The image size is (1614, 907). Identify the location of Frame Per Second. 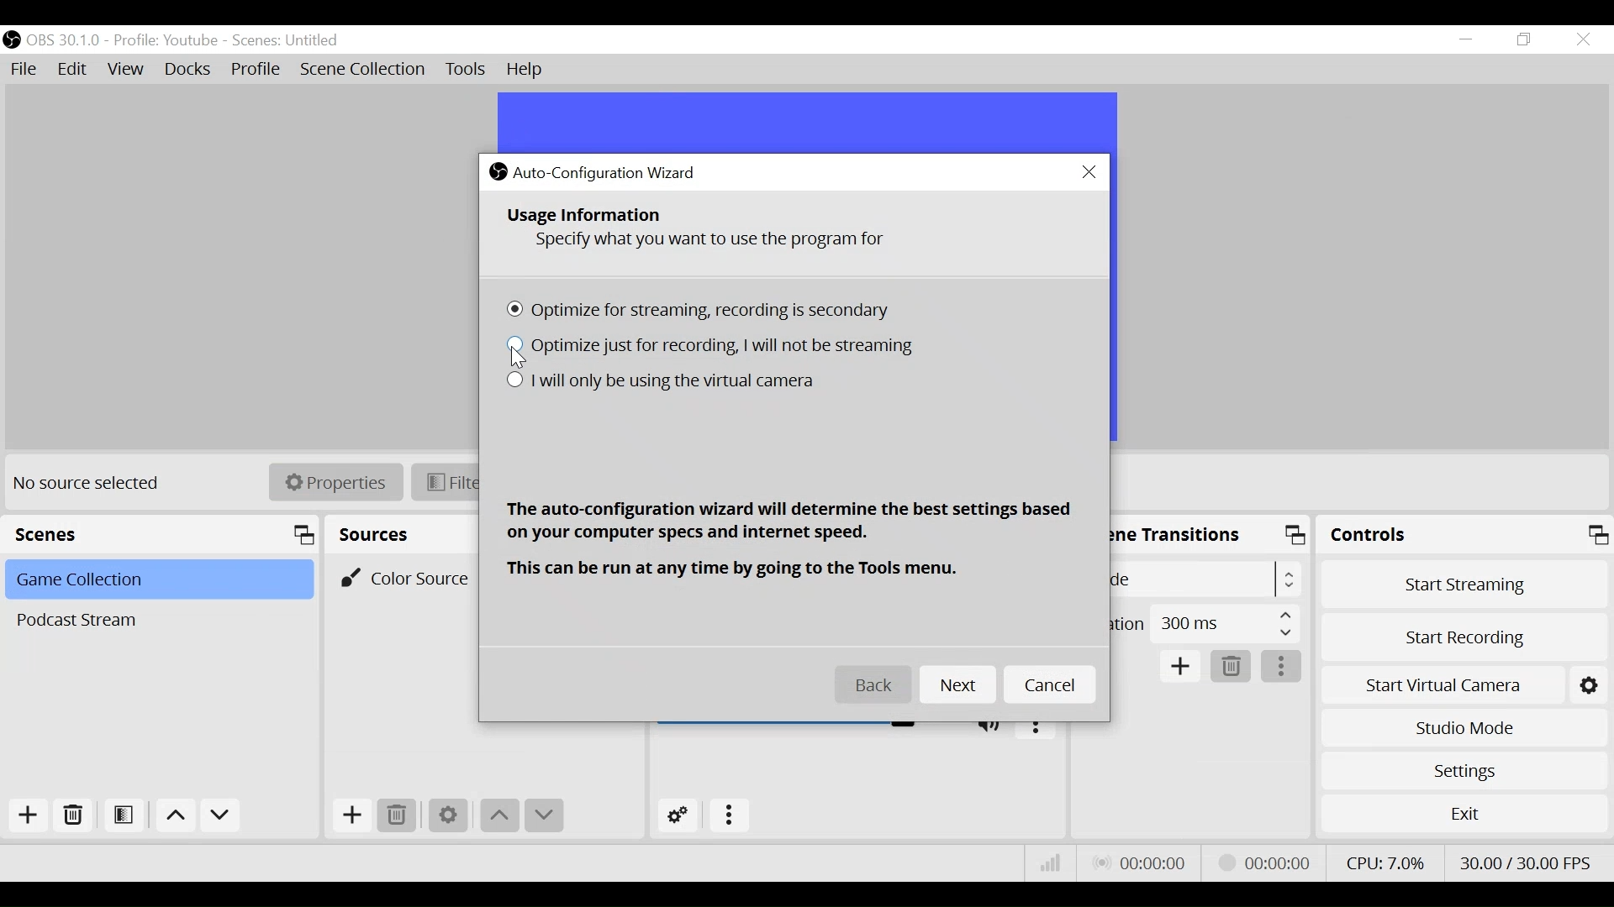
(1527, 862).